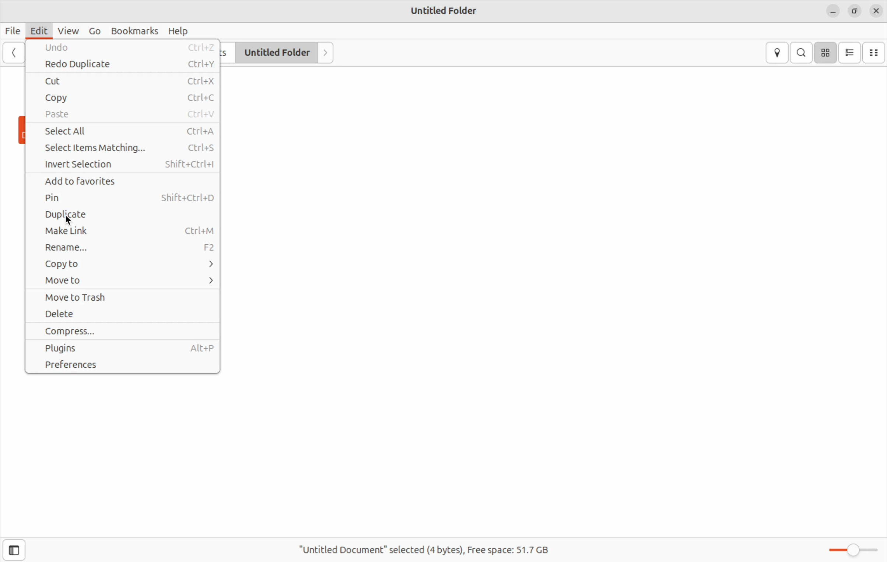 The width and height of the screenshot is (887, 562). Describe the element at coordinates (69, 30) in the screenshot. I see `View` at that location.